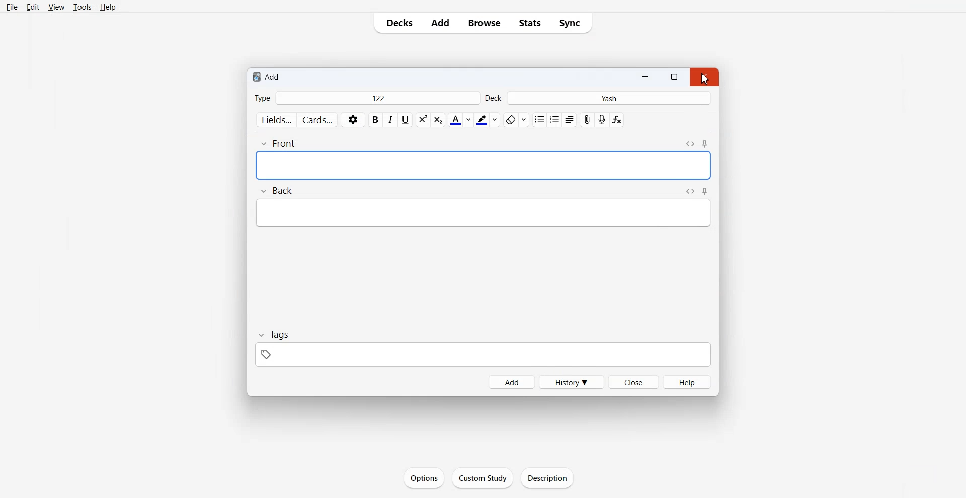 The image size is (966, 498). What do you see at coordinates (482, 356) in the screenshot?
I see `tags space` at bounding box center [482, 356].